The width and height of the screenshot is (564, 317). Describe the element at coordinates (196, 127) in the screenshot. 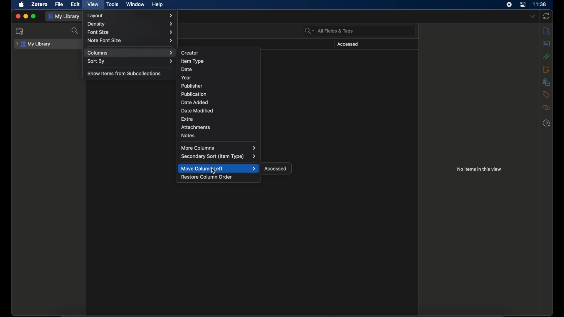

I see `attachments` at that location.